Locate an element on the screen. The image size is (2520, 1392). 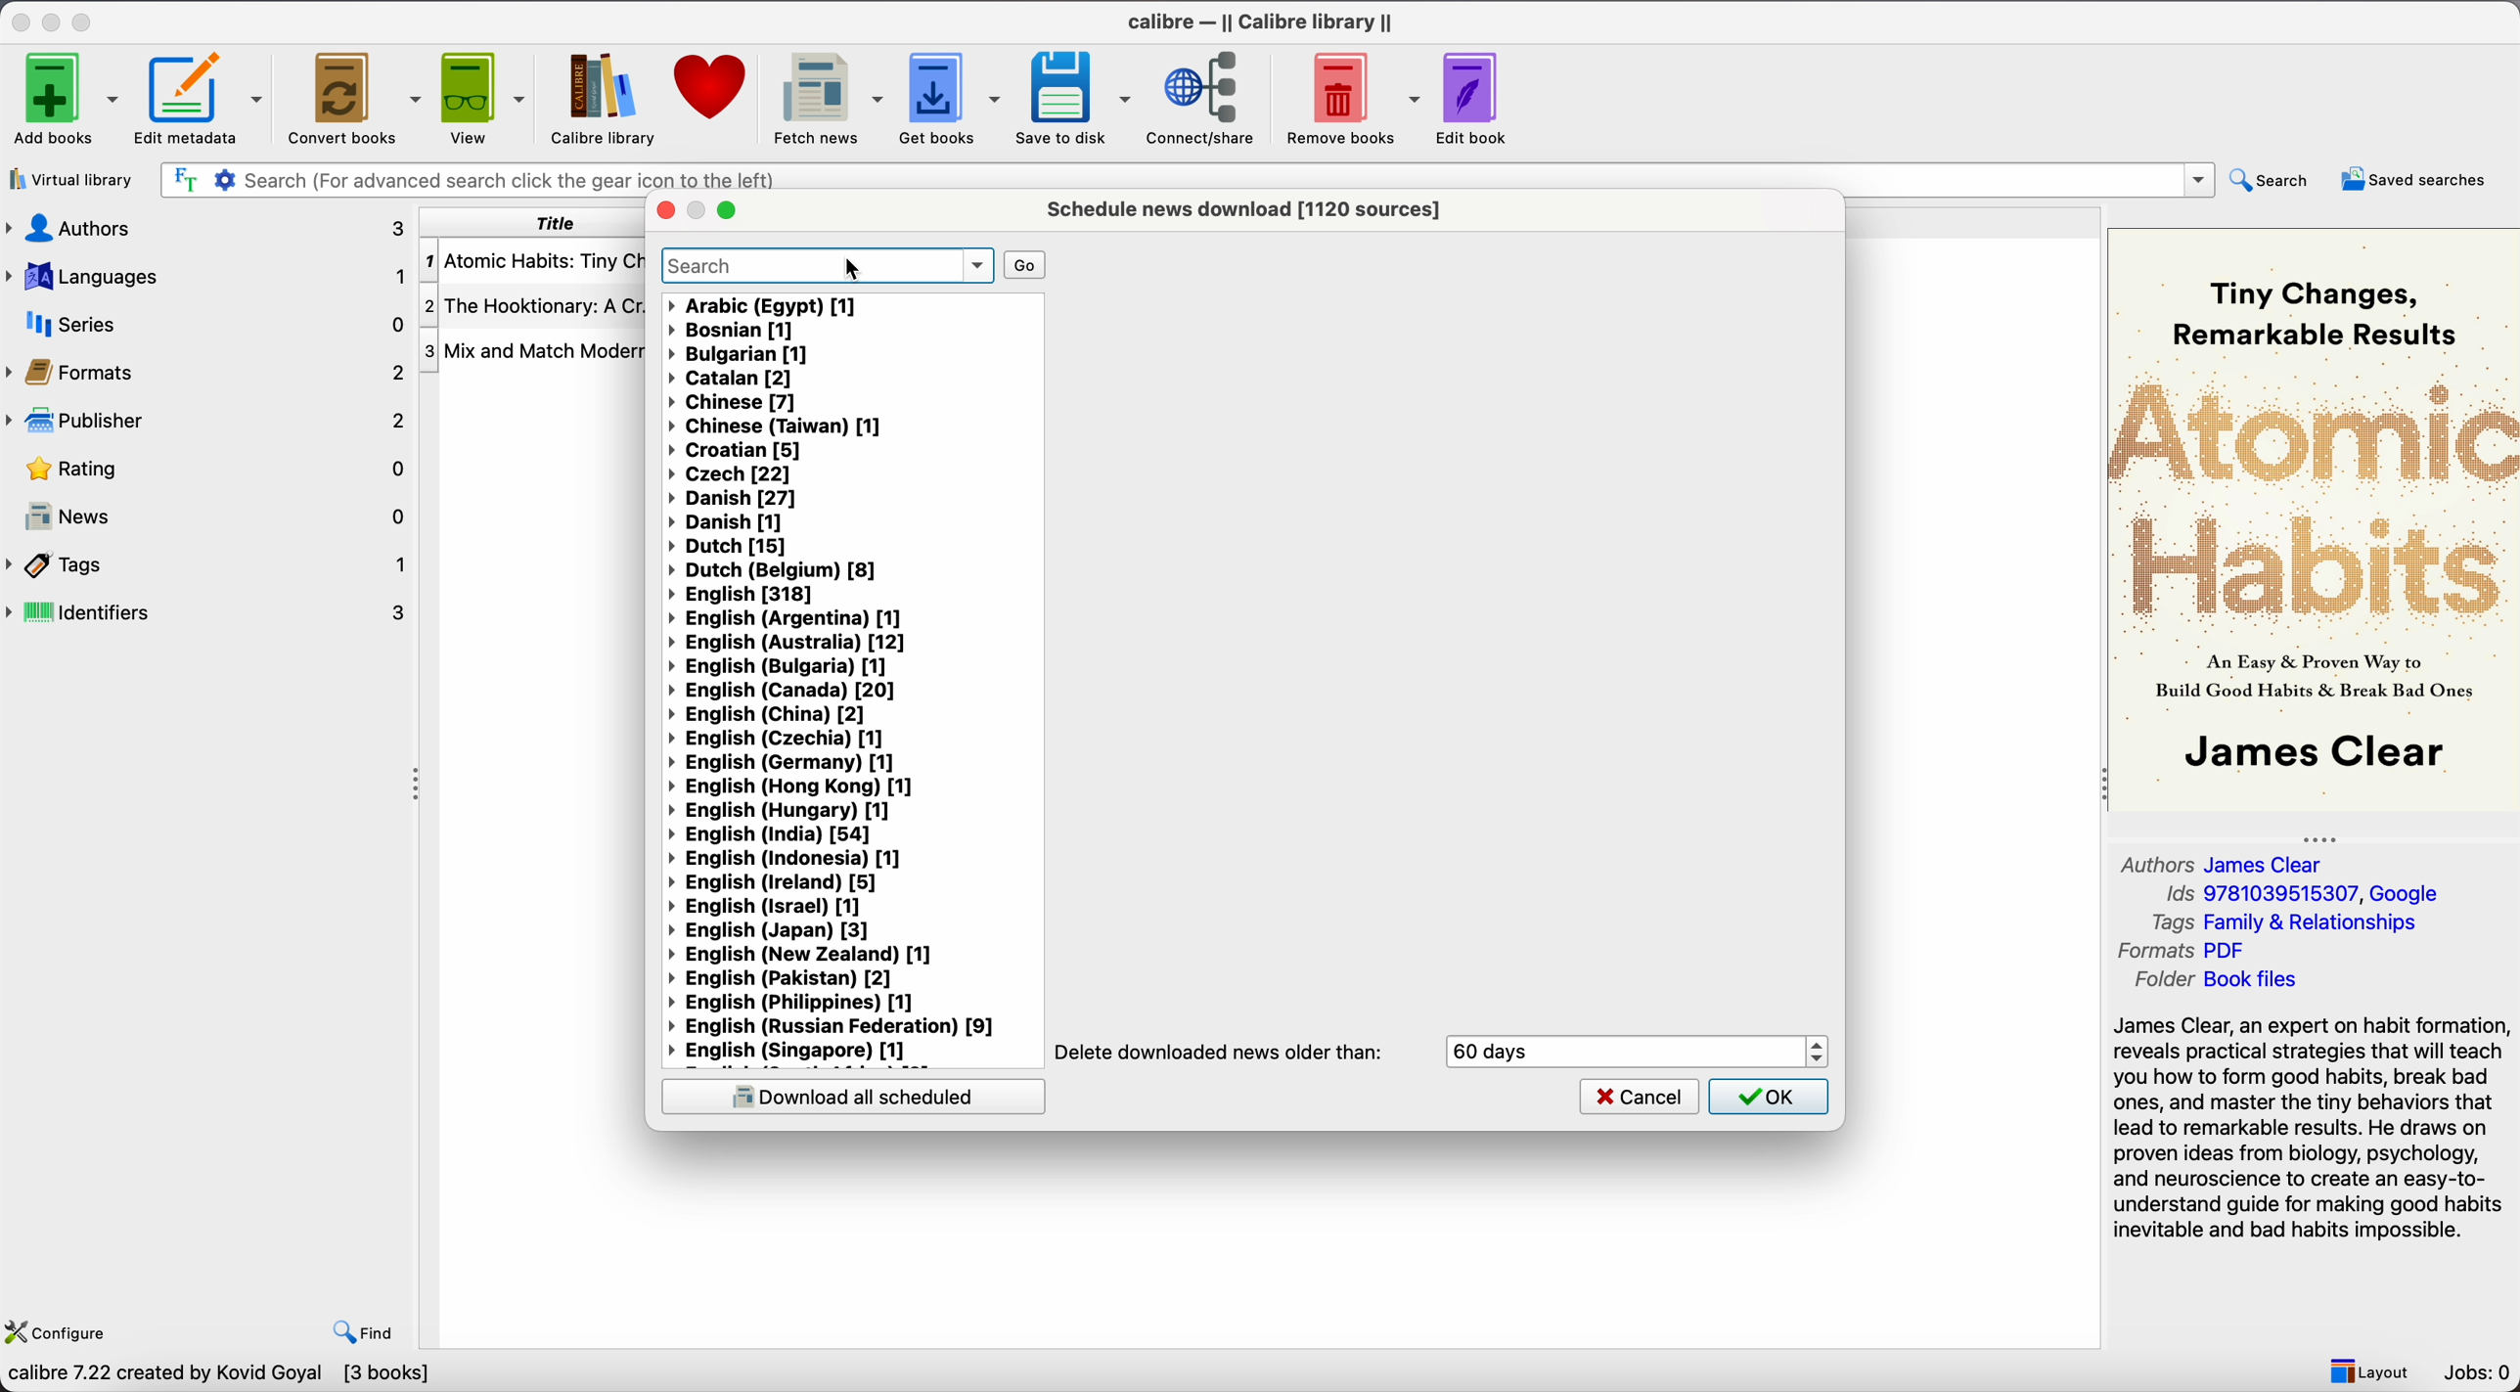
English (Hong Kong) [1] is located at coordinates (792, 786).